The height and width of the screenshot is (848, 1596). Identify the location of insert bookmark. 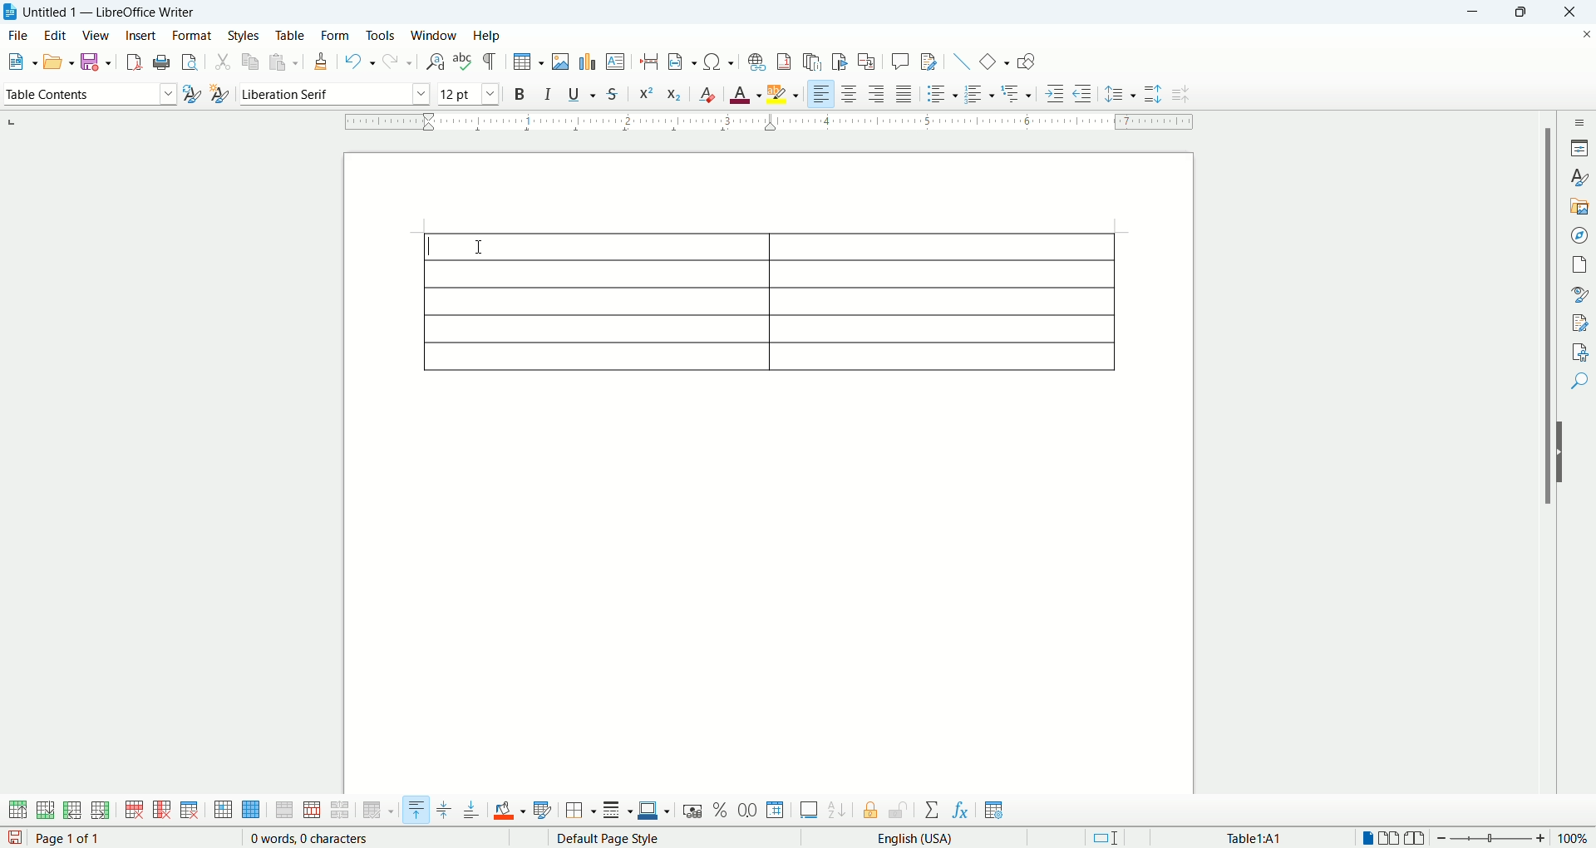
(840, 62).